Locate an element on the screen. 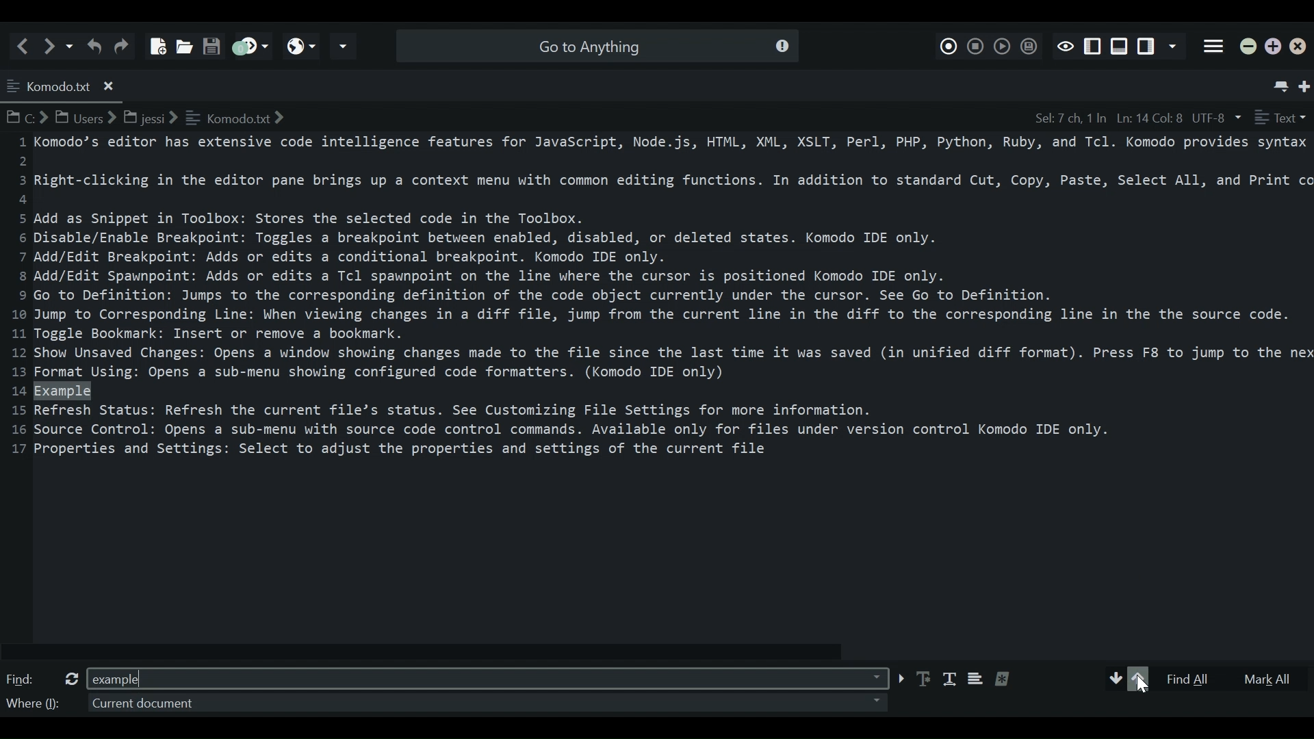 This screenshot has height=739, width=1314. Show/Hide Left Pane  is located at coordinates (1148, 47).